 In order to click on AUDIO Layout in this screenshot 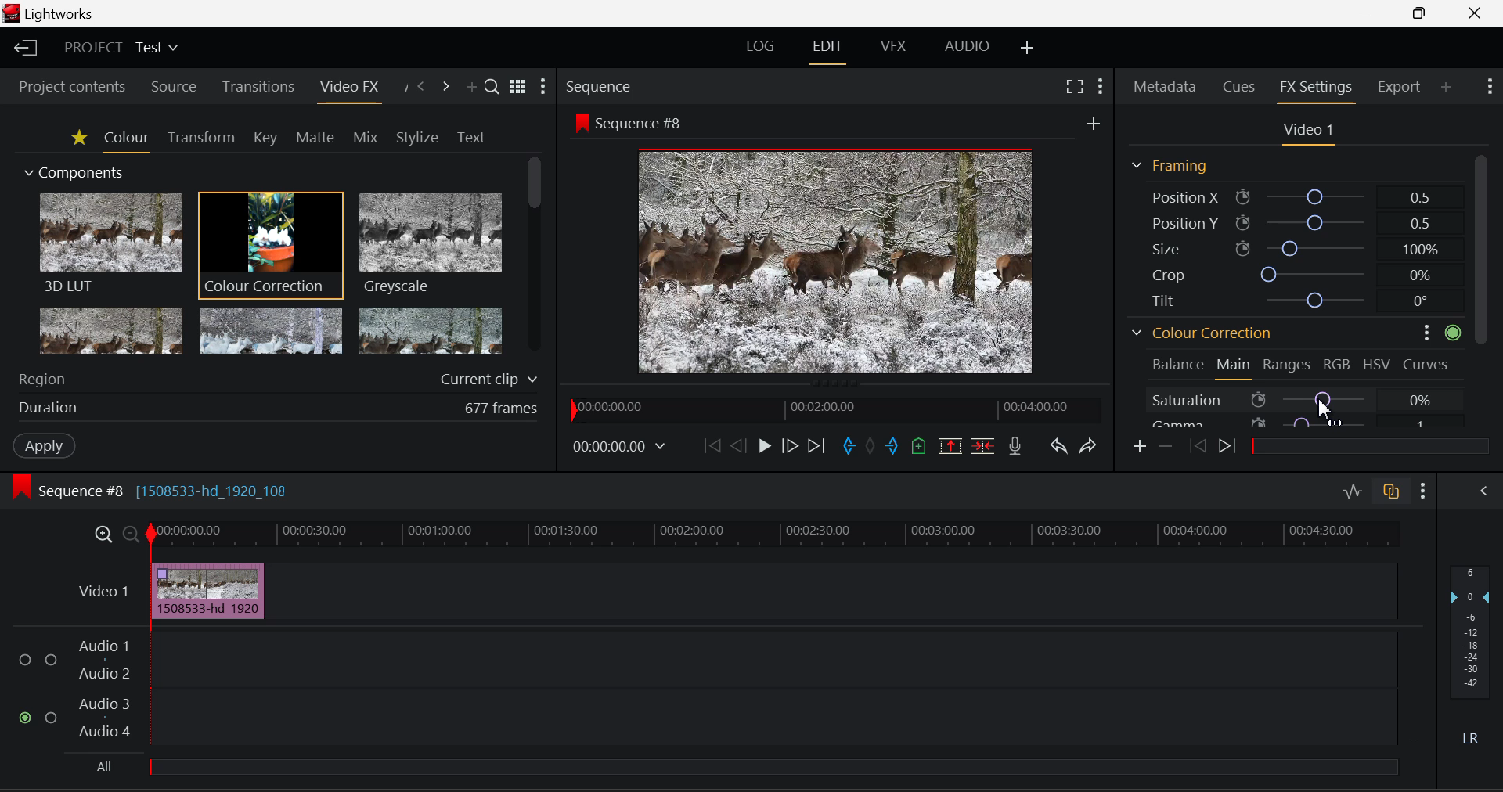, I will do `click(961, 48)`.